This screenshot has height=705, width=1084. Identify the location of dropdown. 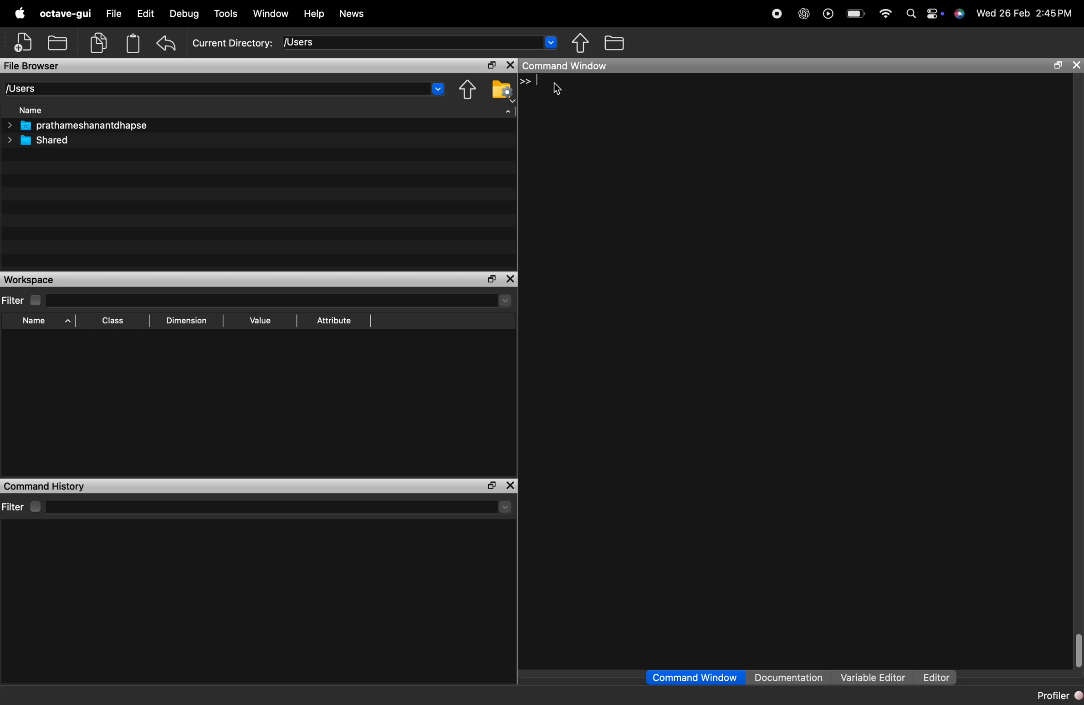
(436, 90).